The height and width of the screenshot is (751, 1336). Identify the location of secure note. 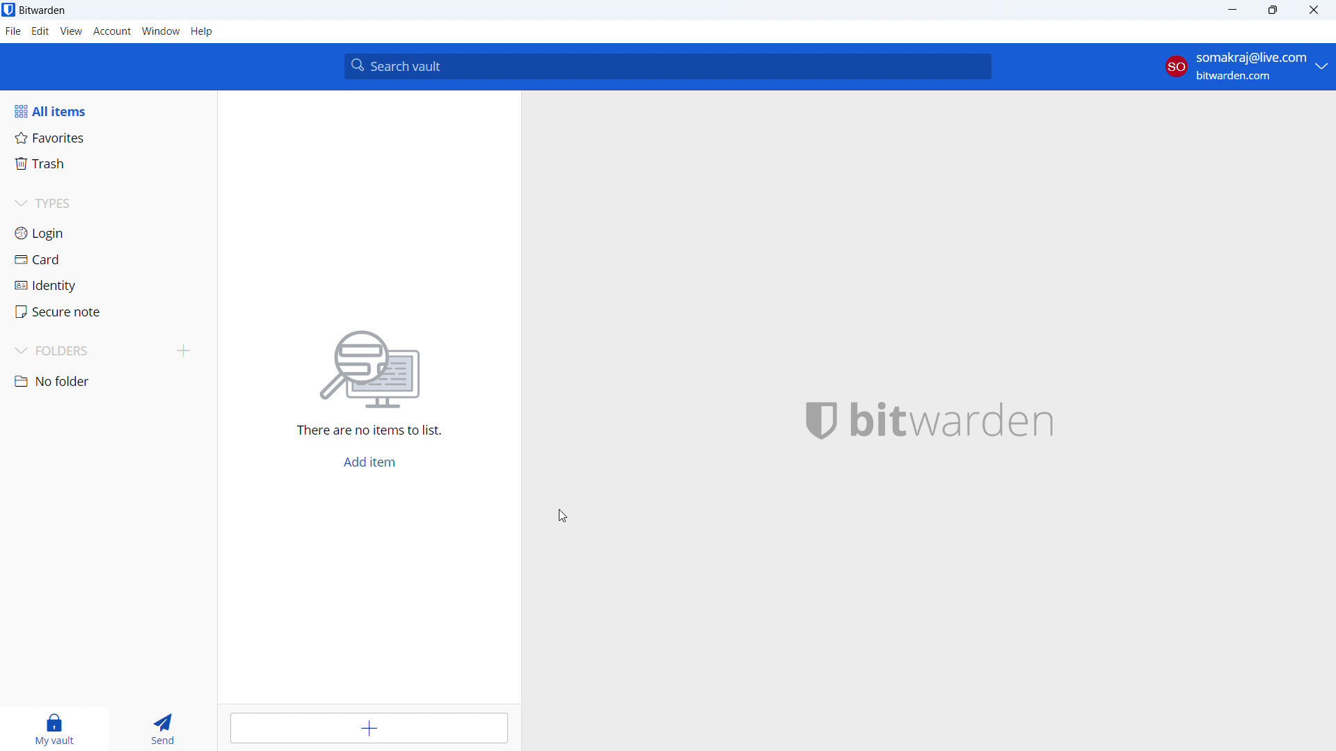
(104, 311).